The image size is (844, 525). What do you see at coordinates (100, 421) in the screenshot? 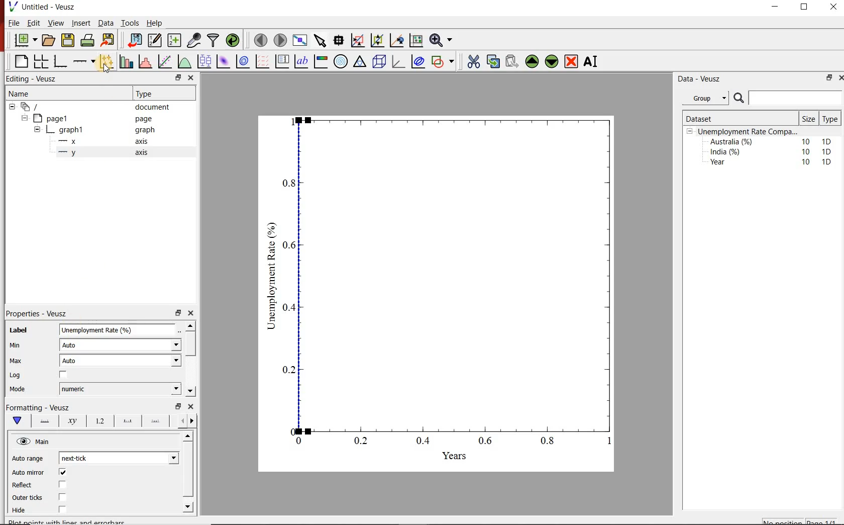
I see `tick labels` at bounding box center [100, 421].